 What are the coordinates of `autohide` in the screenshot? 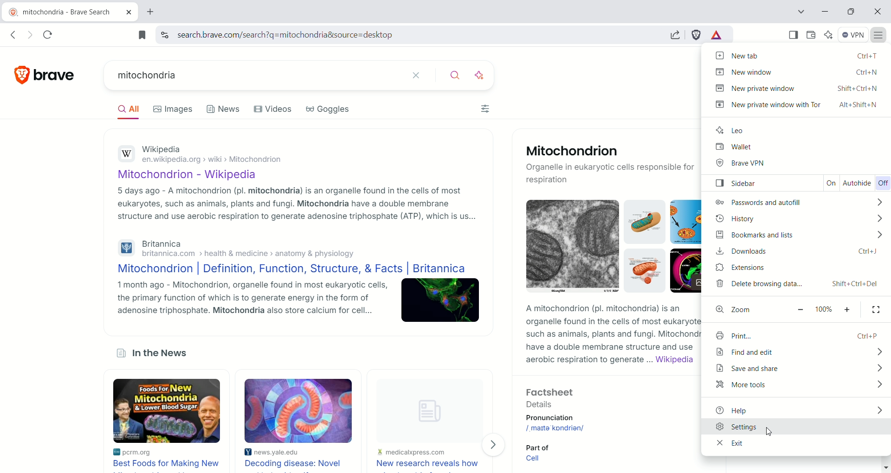 It's located at (856, 184).